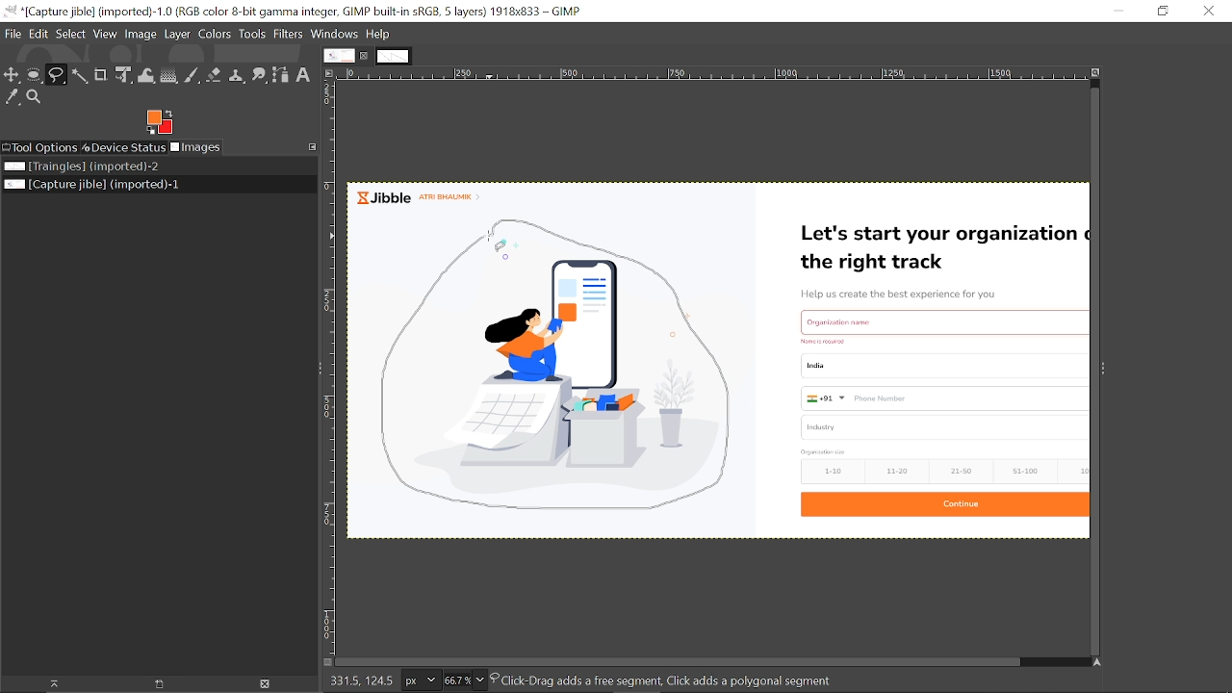 The image size is (1232, 693). What do you see at coordinates (358, 681) in the screenshot?
I see `coordinates` at bounding box center [358, 681].